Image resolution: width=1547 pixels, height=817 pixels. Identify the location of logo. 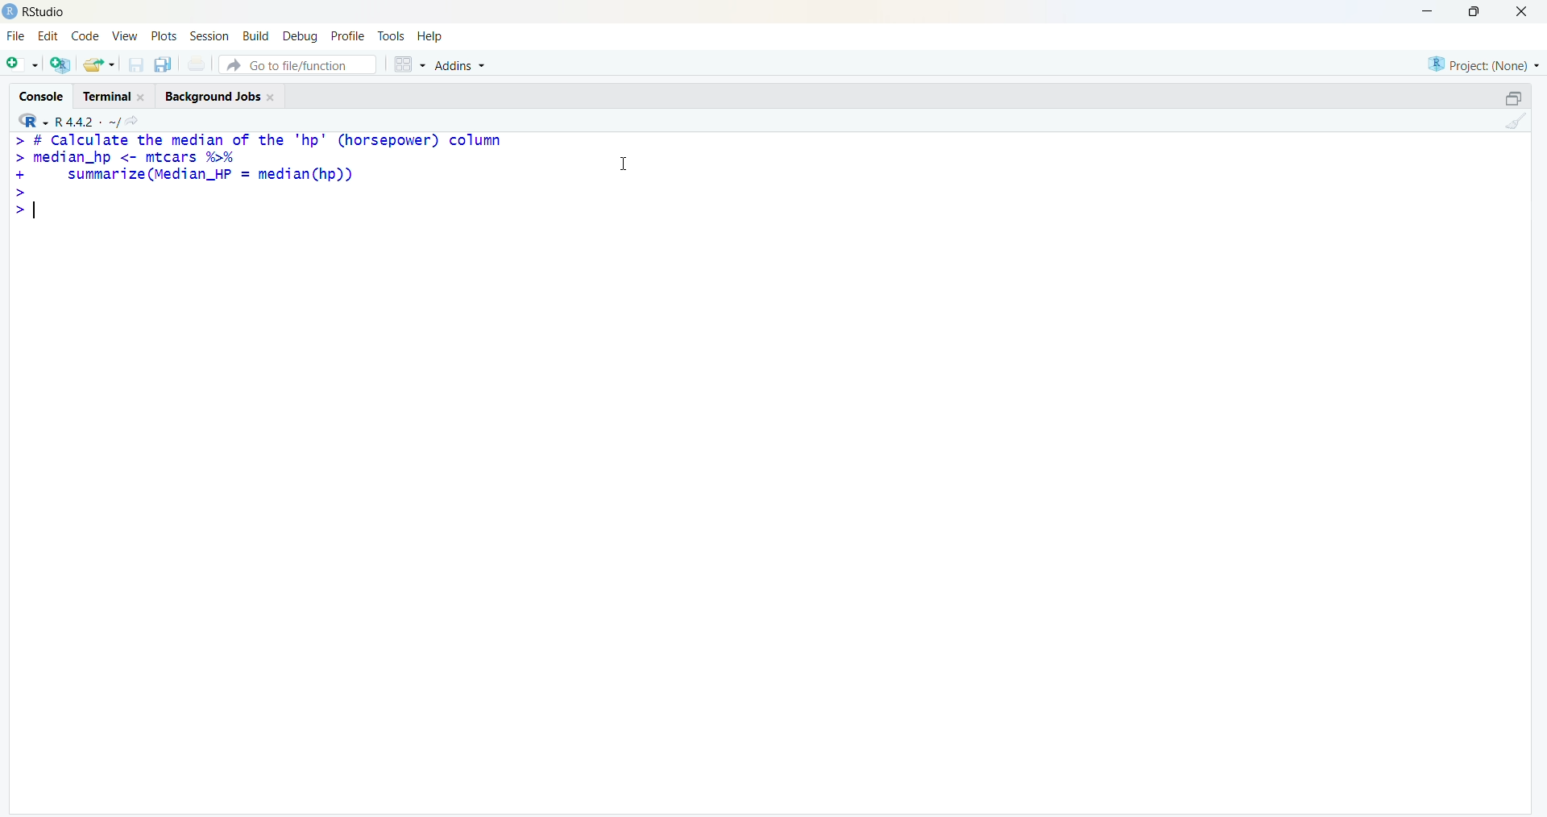
(10, 12).